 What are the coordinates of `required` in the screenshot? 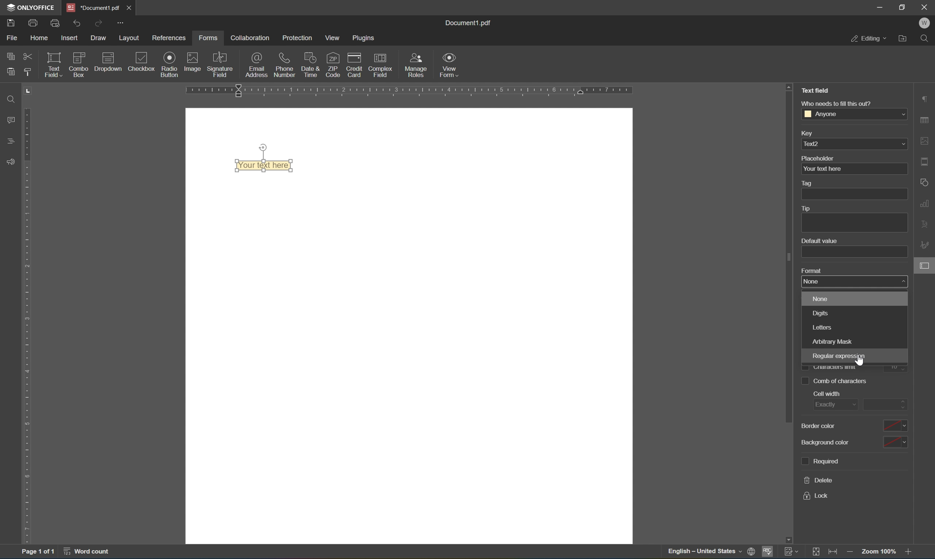 It's located at (823, 462).